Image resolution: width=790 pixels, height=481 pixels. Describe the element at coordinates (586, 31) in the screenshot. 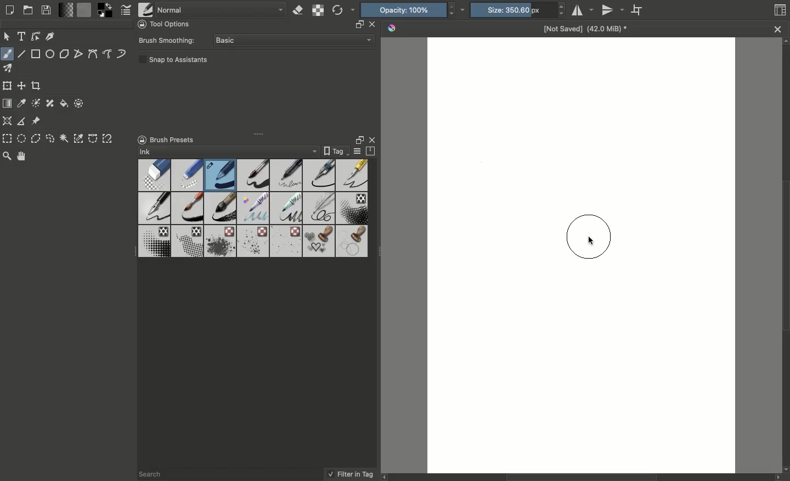

I see `Name` at that location.